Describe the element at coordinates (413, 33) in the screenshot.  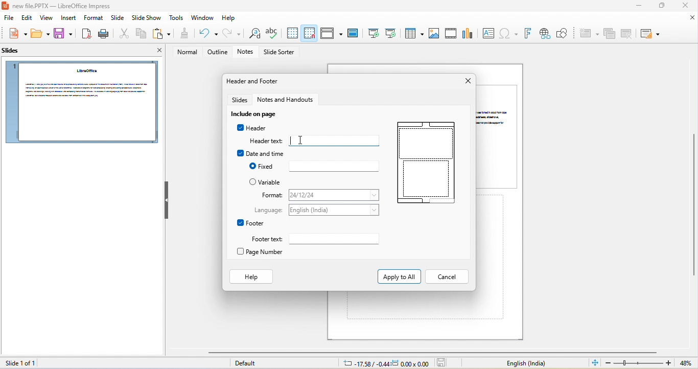
I see `table` at that location.